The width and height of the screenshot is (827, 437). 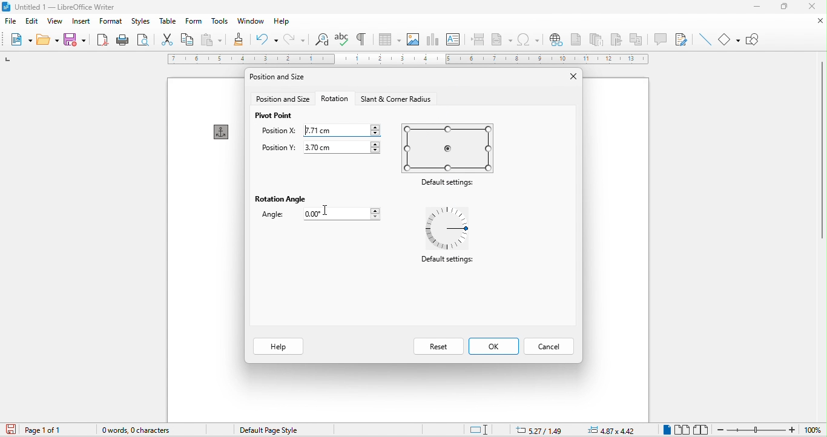 What do you see at coordinates (537, 430) in the screenshot?
I see `5.27/1.49` at bounding box center [537, 430].